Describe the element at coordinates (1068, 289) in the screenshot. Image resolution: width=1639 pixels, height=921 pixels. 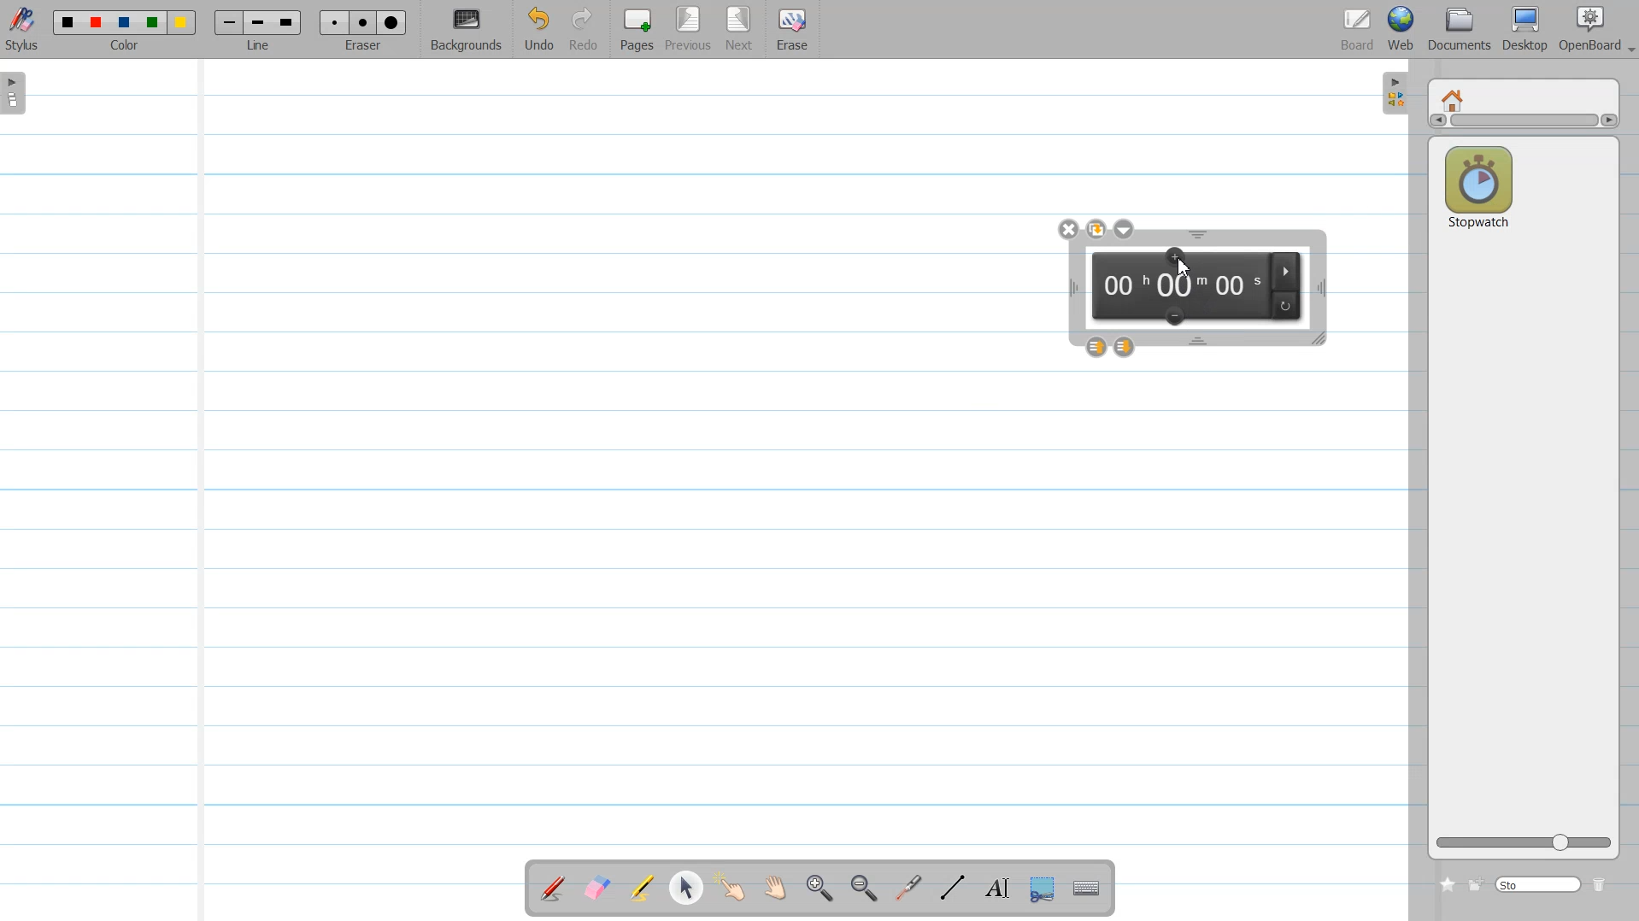
I see `Time window width adjustment` at that location.